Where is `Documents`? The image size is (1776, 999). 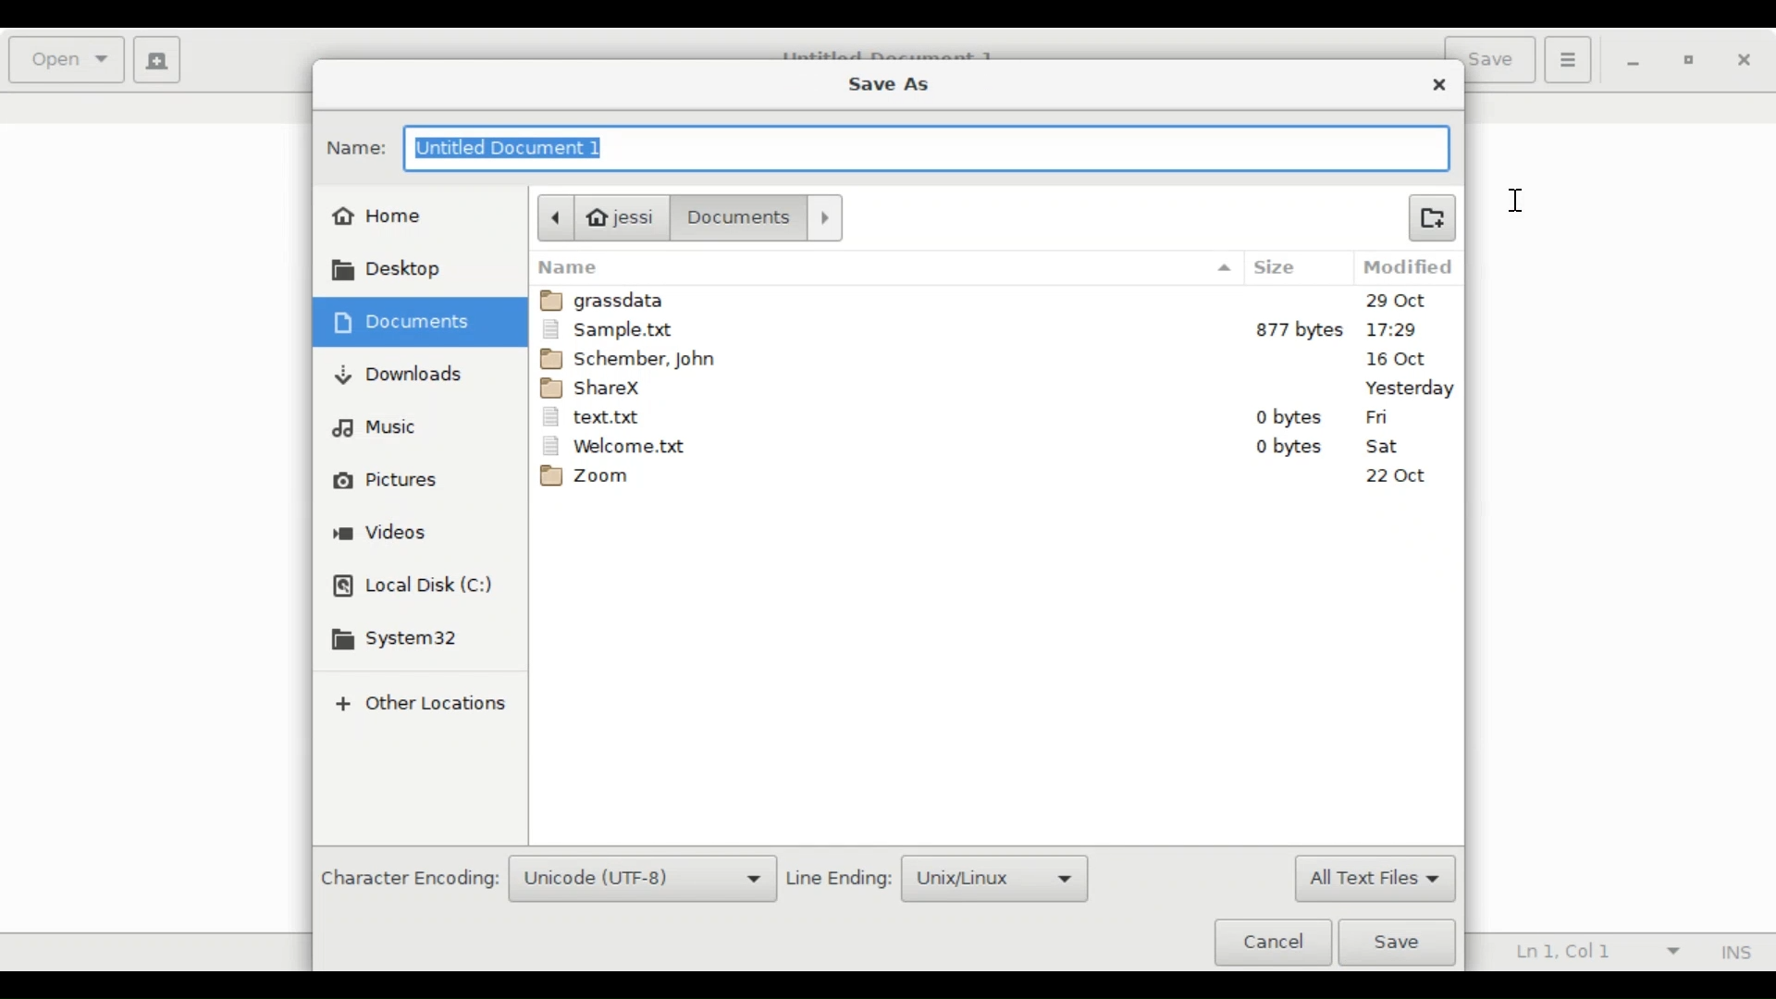
Documents is located at coordinates (761, 217).